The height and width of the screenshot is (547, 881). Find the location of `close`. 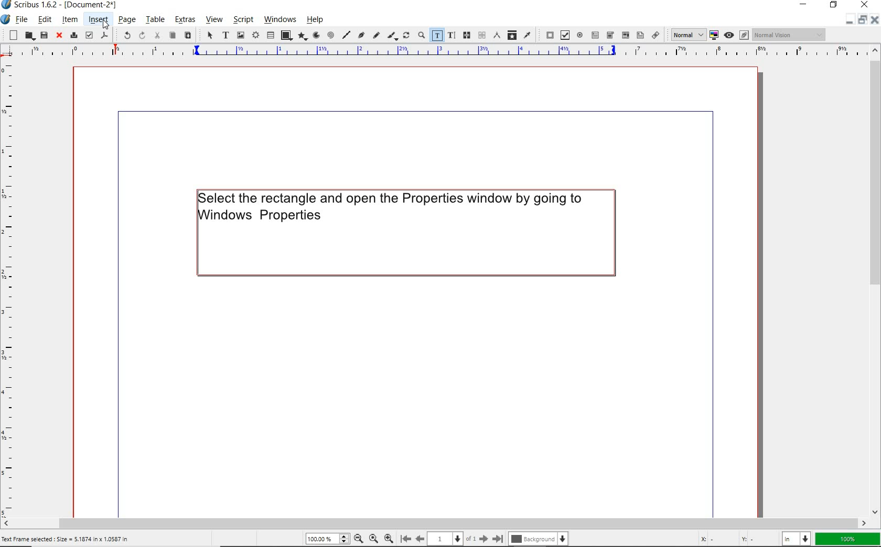

close is located at coordinates (59, 36).